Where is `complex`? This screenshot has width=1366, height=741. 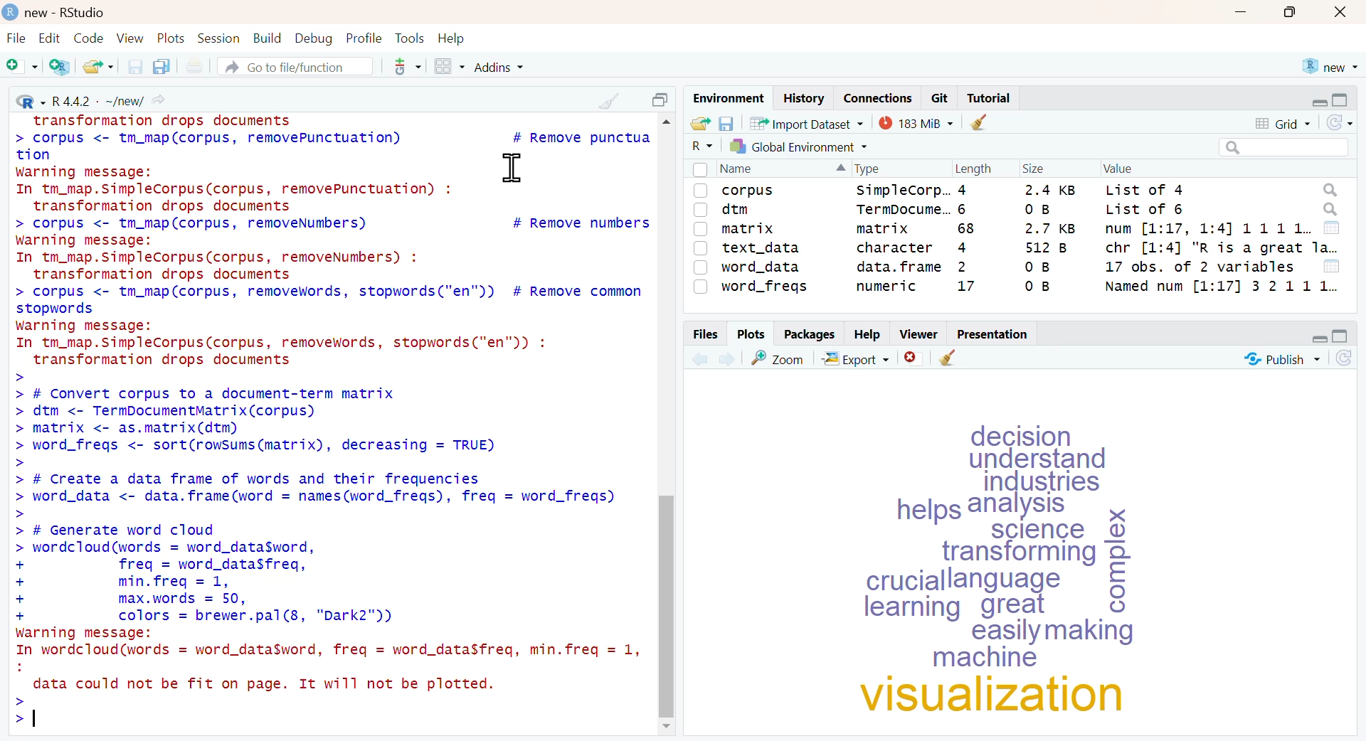
complex is located at coordinates (1116, 558).